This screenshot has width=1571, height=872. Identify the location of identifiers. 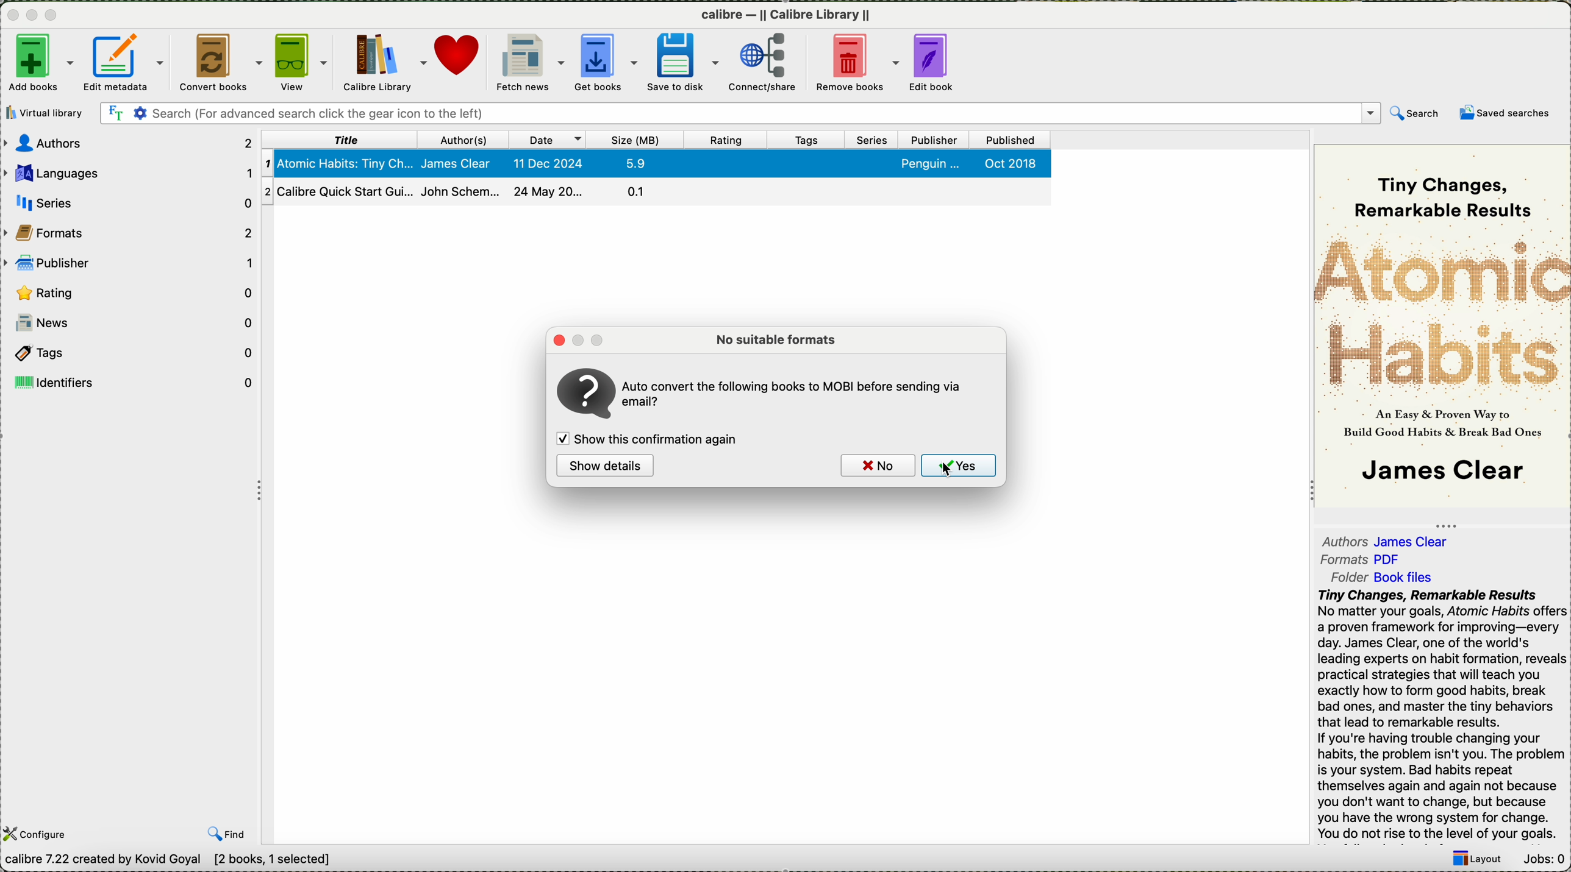
(130, 382).